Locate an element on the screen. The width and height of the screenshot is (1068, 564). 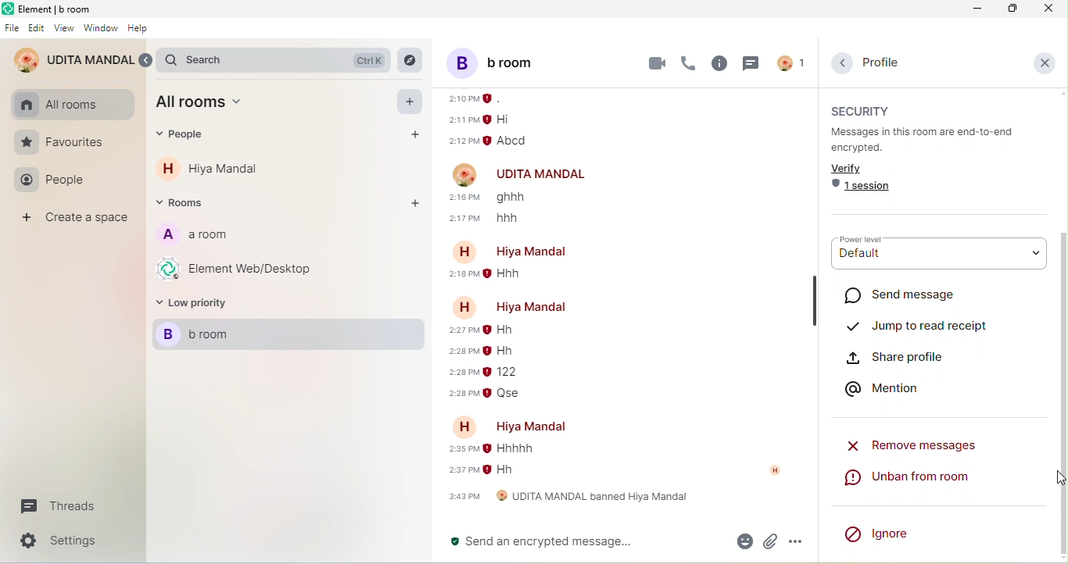
profile is located at coordinates (879, 62).